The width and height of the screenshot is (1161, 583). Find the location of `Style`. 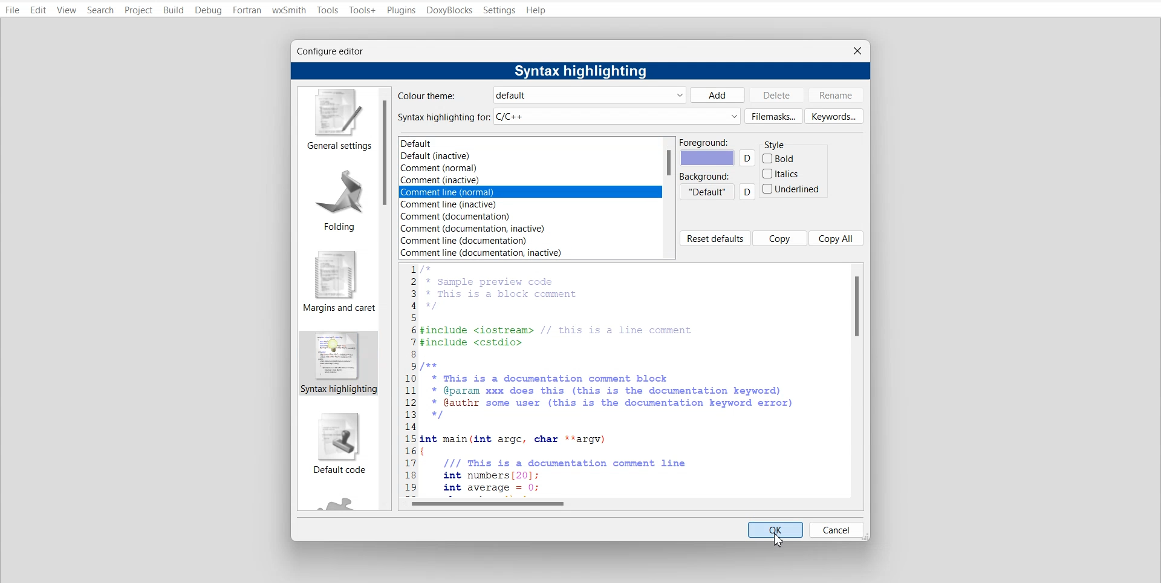

Style is located at coordinates (775, 145).